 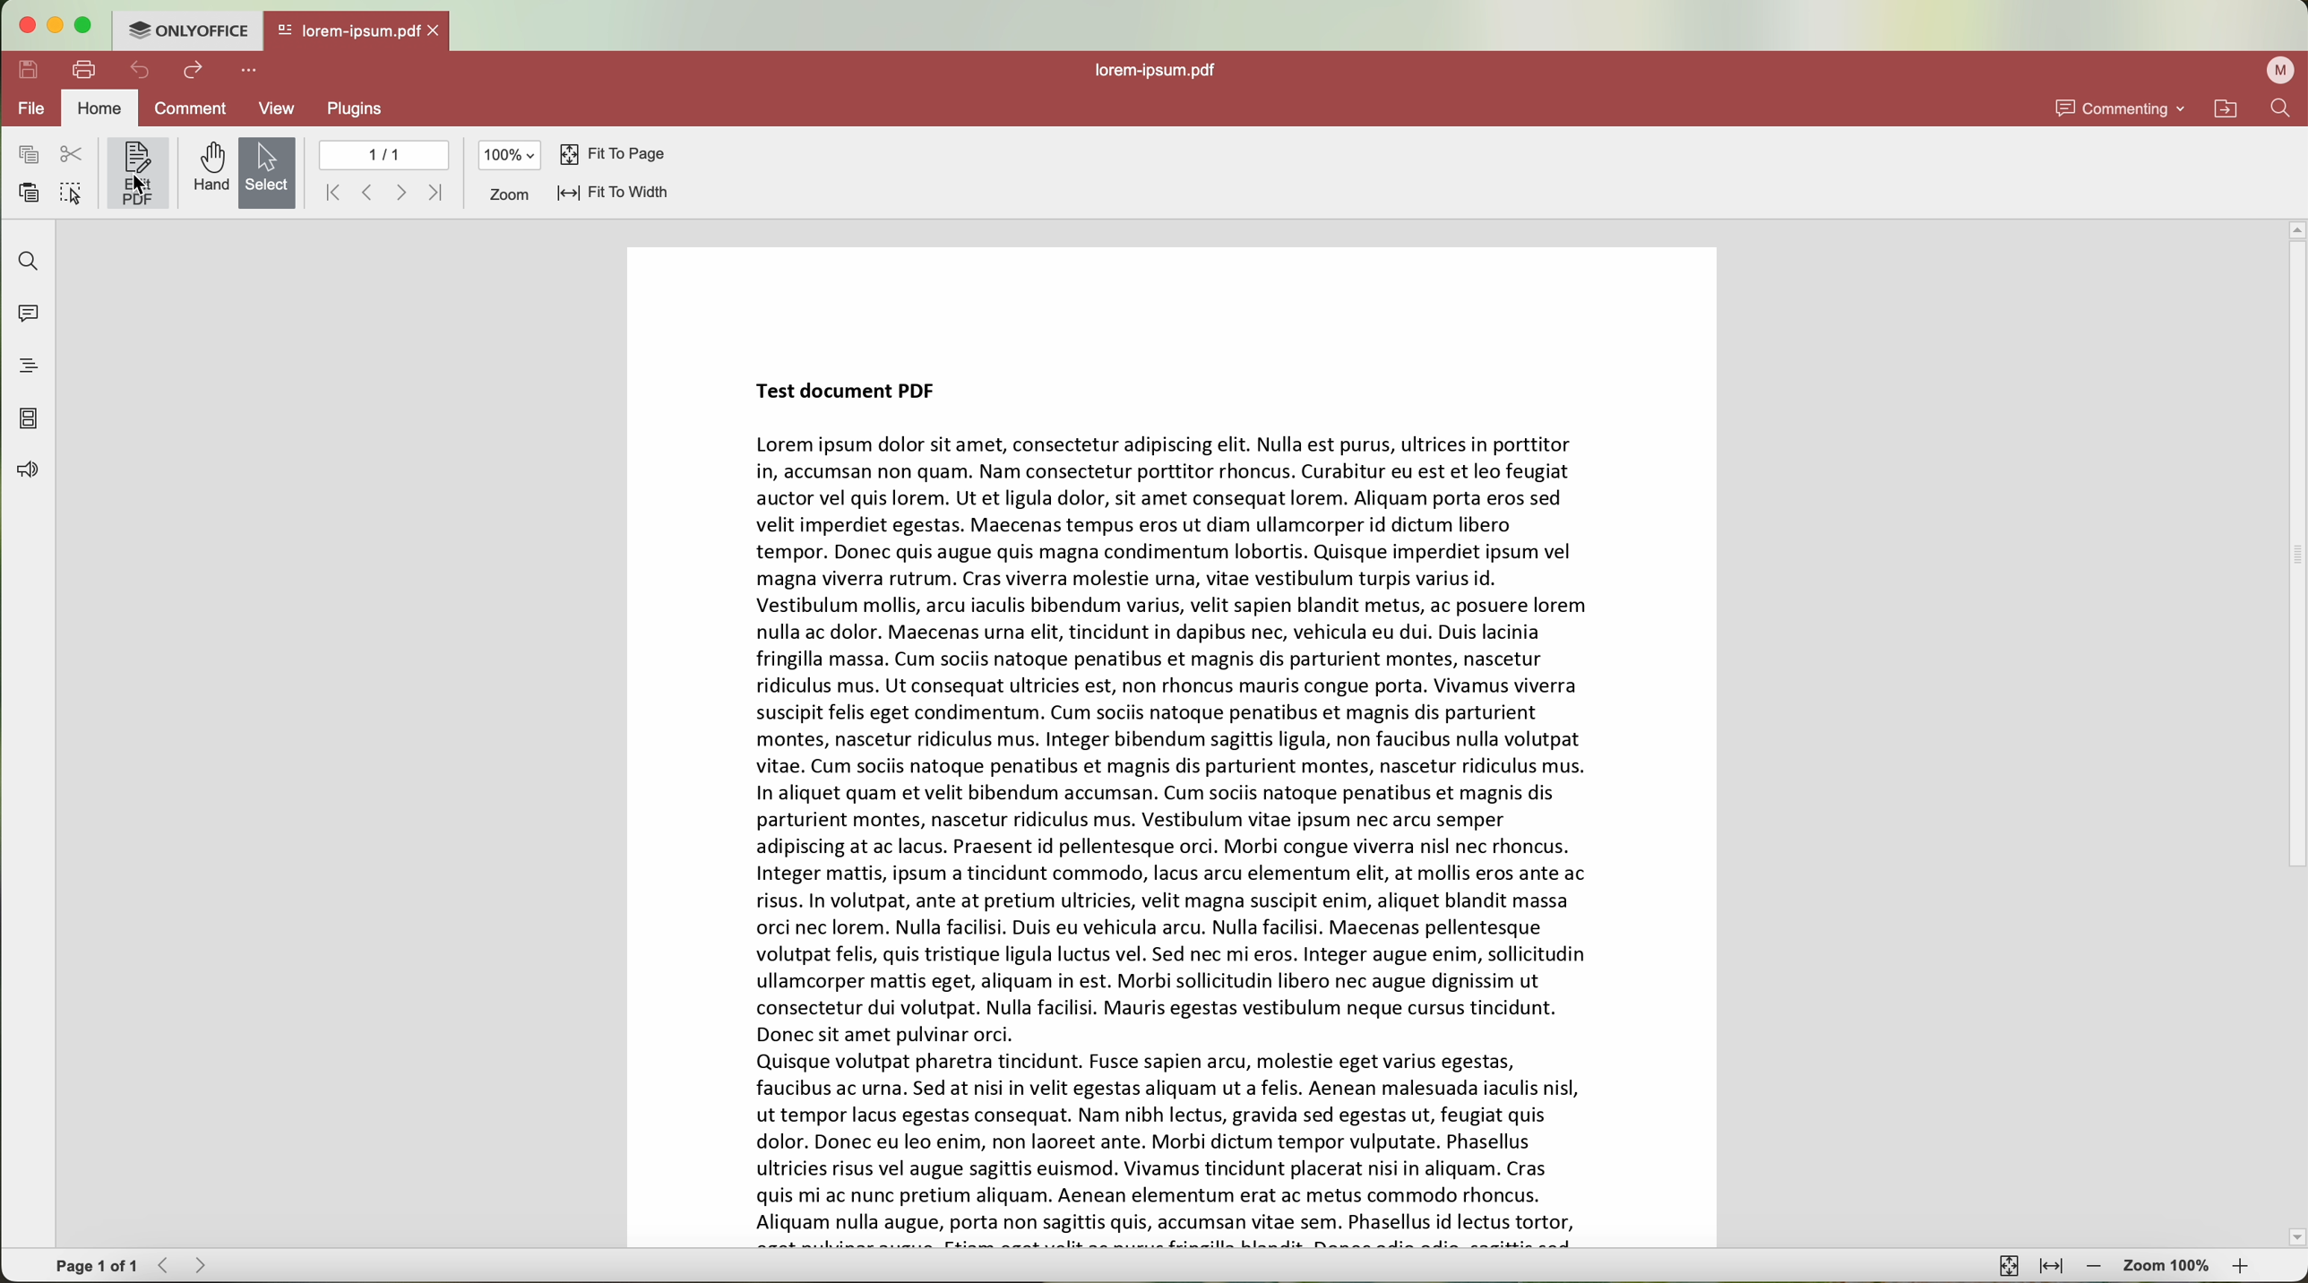 I want to click on 100%, so click(x=508, y=154).